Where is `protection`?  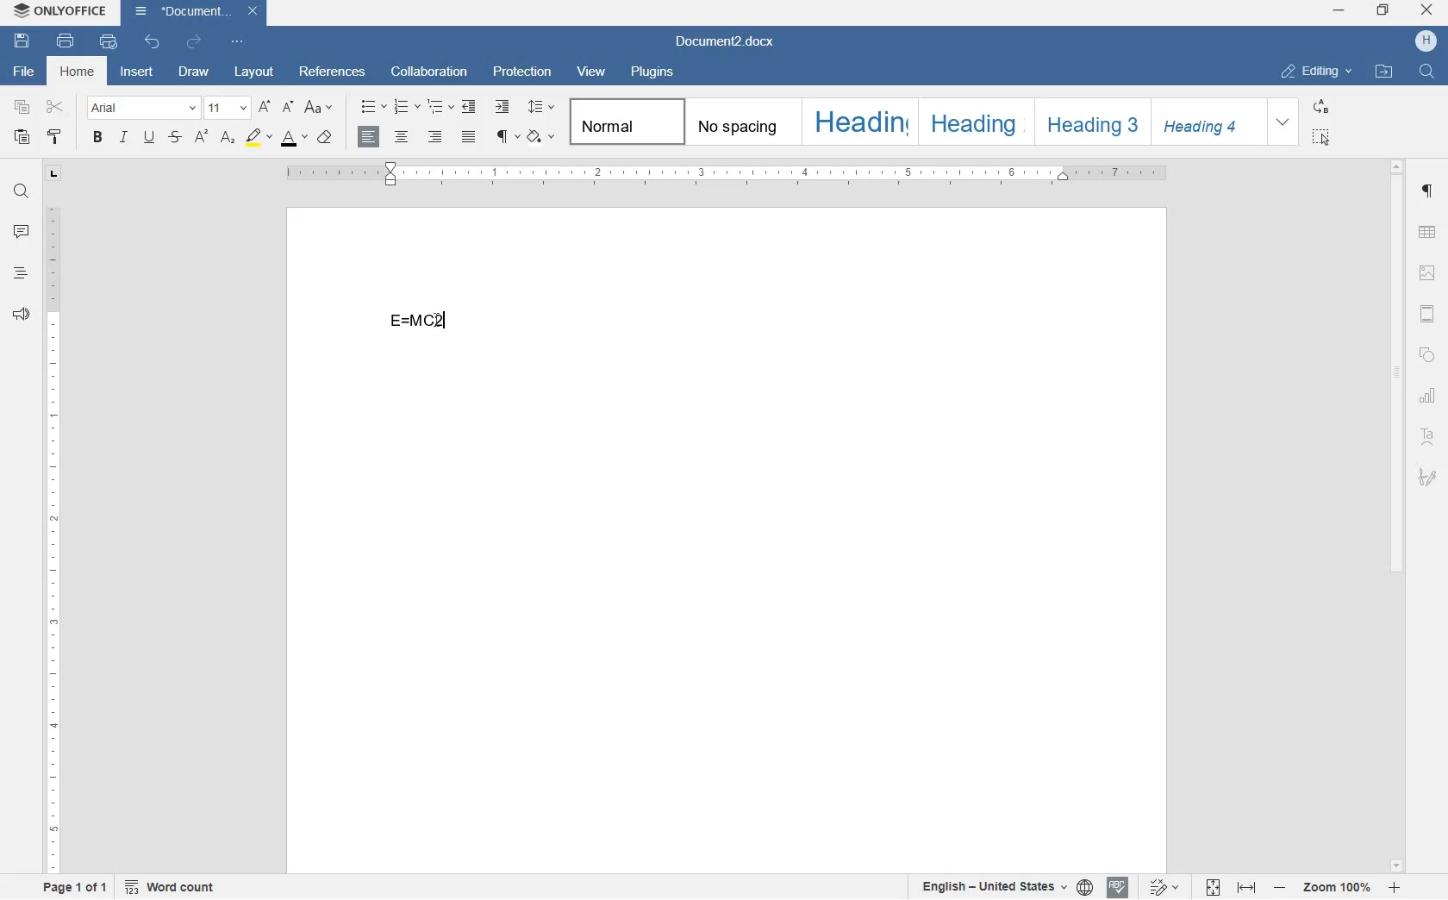
protection is located at coordinates (526, 72).